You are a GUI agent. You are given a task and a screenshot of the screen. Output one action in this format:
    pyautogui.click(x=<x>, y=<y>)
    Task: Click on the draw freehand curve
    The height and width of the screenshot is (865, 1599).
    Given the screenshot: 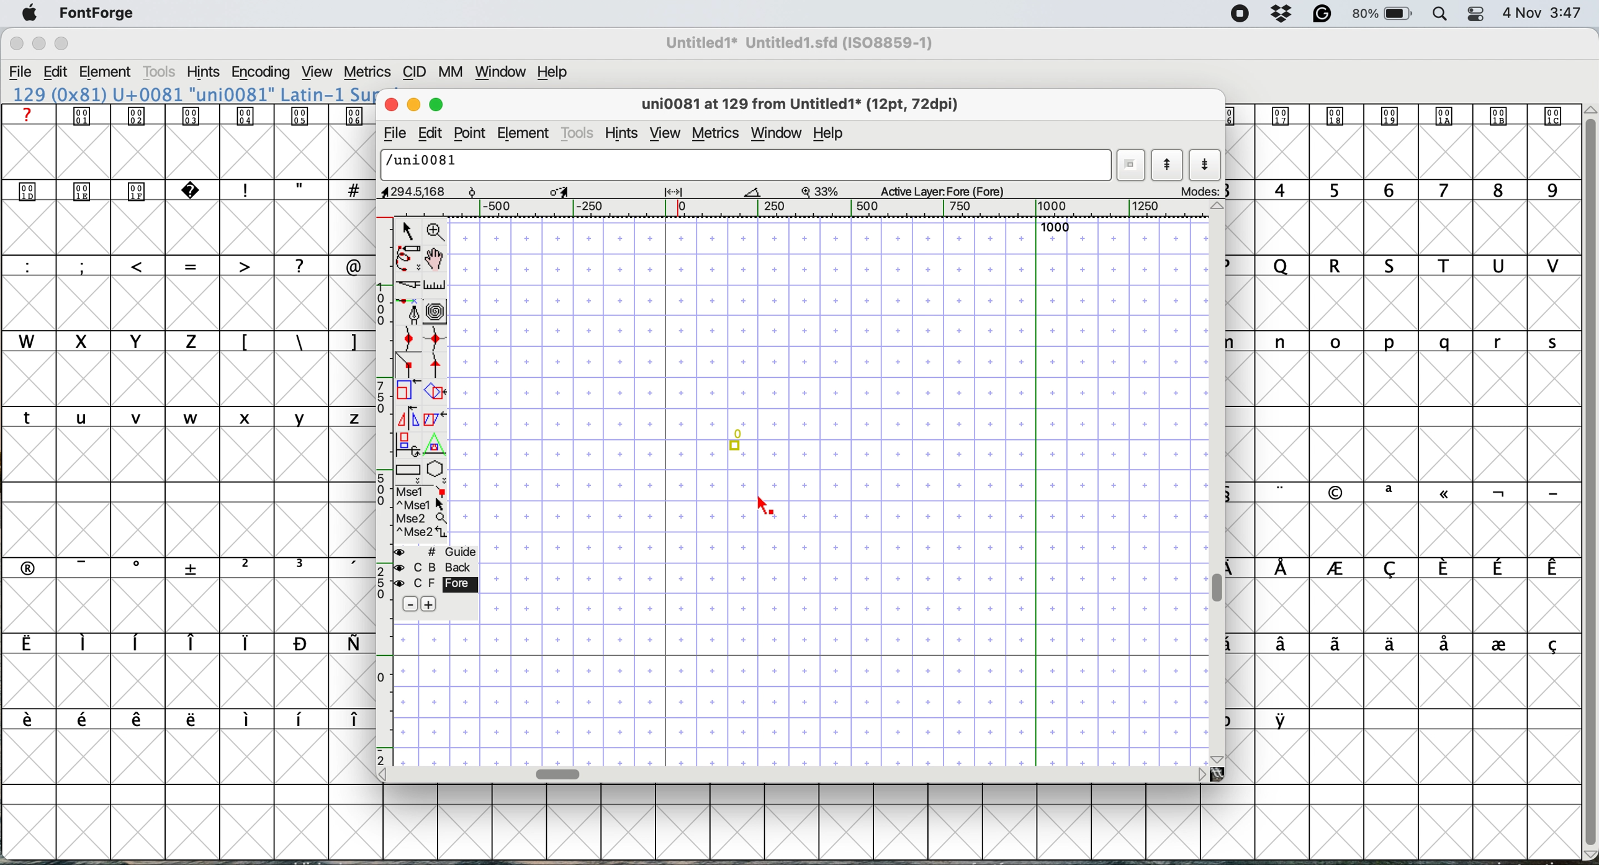 What is the action you would take?
    pyautogui.click(x=408, y=258)
    